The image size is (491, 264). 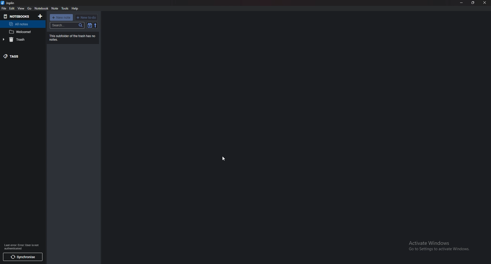 What do you see at coordinates (12, 9) in the screenshot?
I see `edit` at bounding box center [12, 9].